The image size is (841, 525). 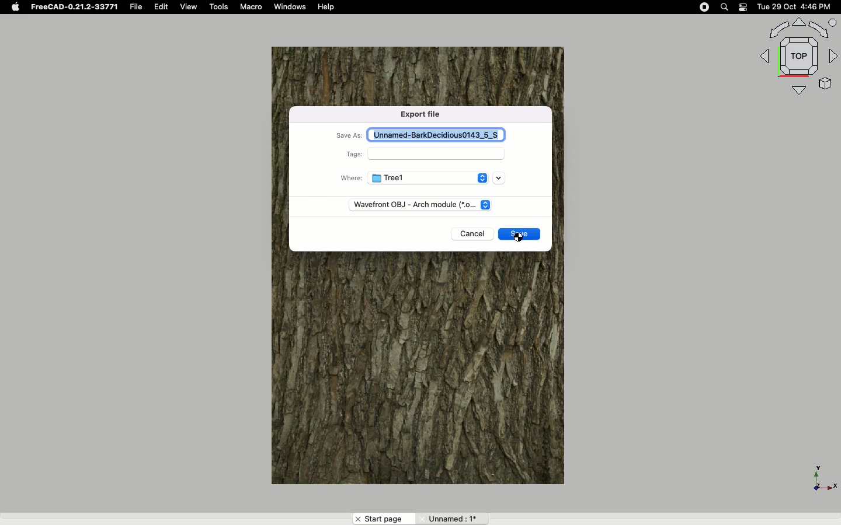 I want to click on Tools, so click(x=220, y=7).